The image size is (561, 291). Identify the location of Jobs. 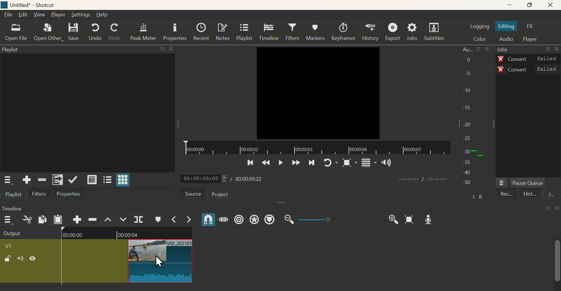
(414, 31).